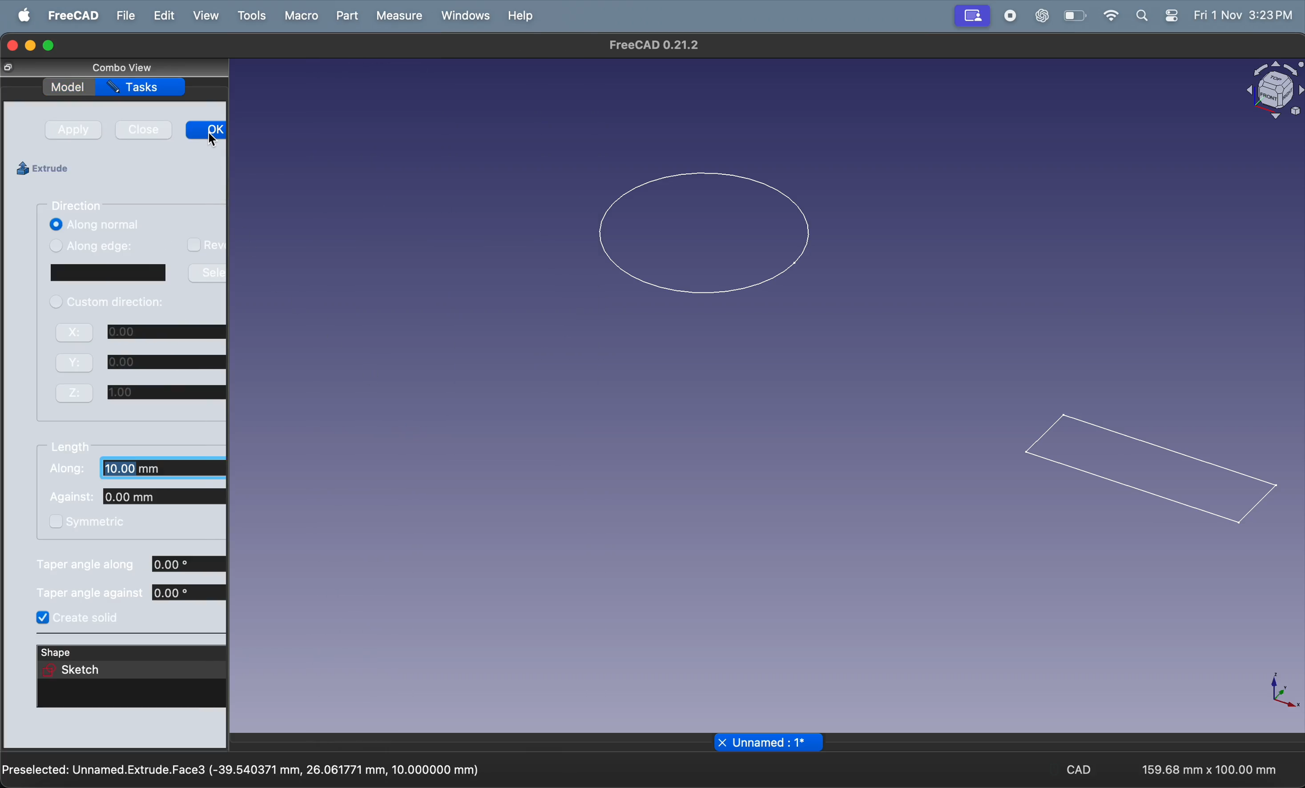 The height and width of the screenshot is (788, 1305). I want to click on along:, so click(65, 468).